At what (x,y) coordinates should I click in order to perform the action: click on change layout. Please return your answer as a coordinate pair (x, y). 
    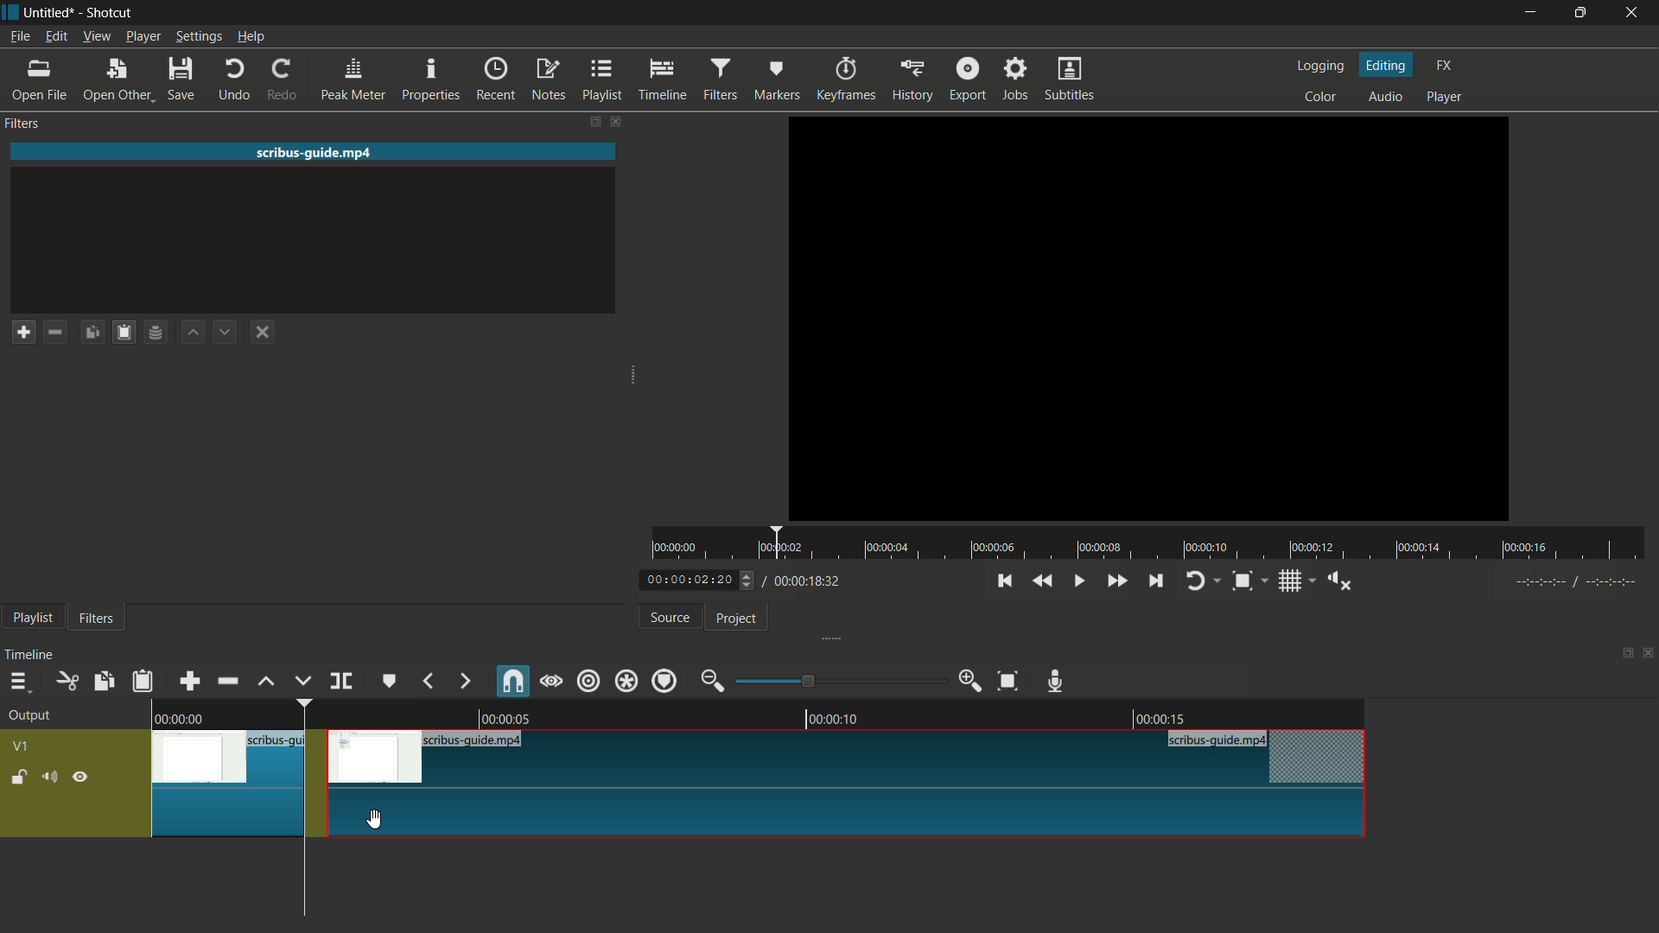
    Looking at the image, I should click on (591, 120).